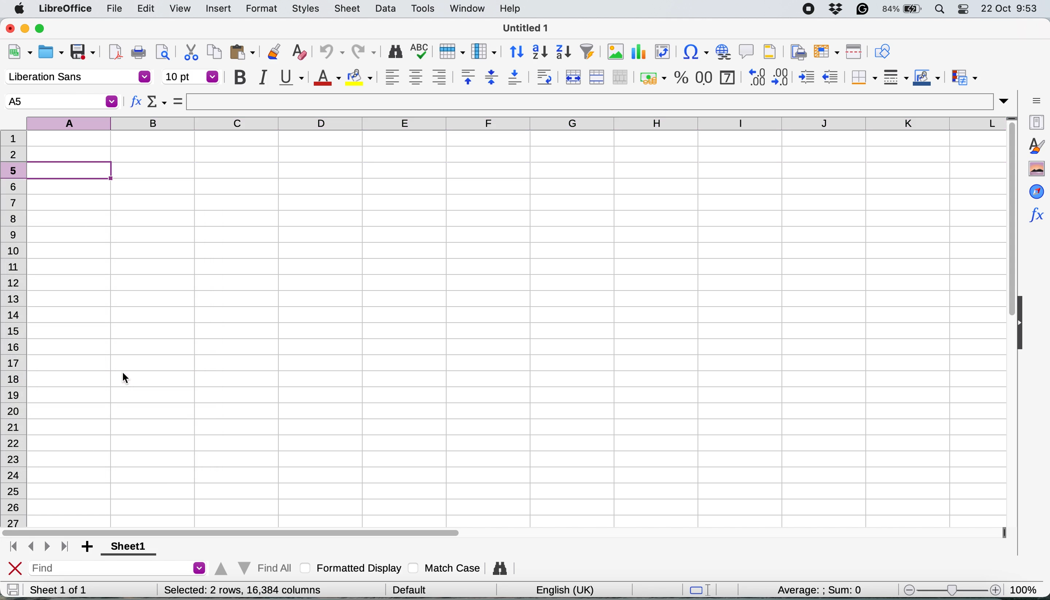 The width and height of the screenshot is (1050, 600). I want to click on default, so click(412, 588).